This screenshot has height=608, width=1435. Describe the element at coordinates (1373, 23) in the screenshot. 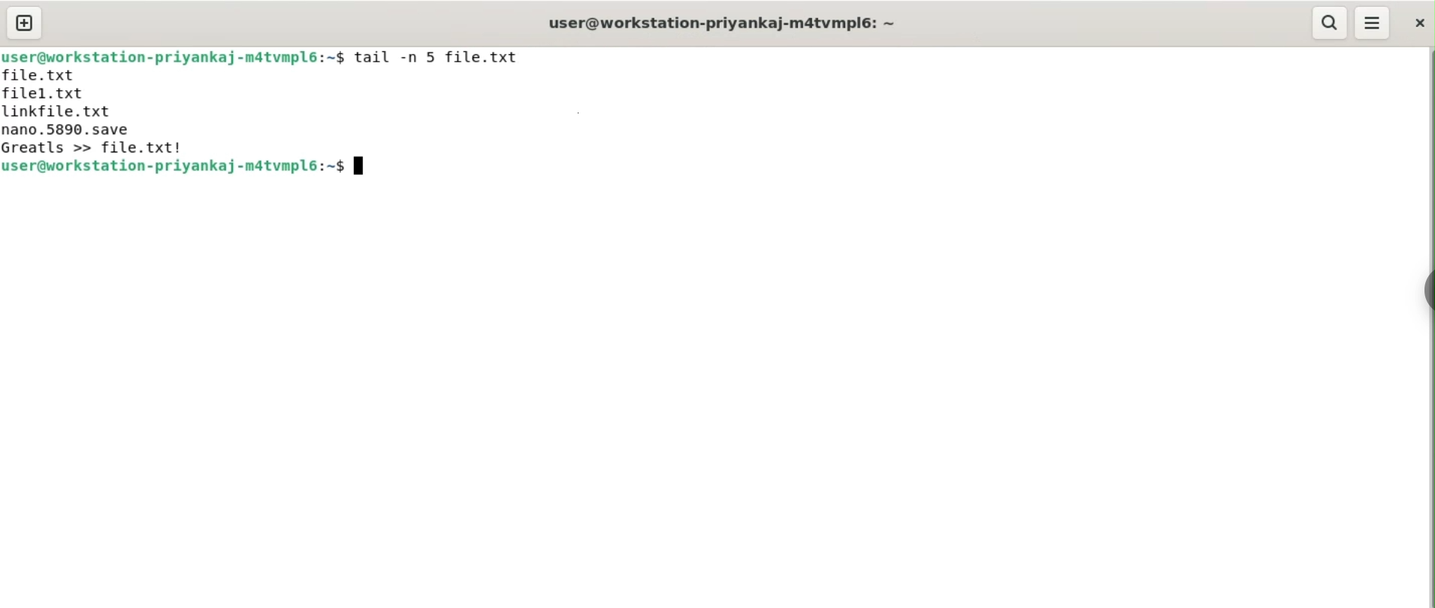

I see `menu` at that location.